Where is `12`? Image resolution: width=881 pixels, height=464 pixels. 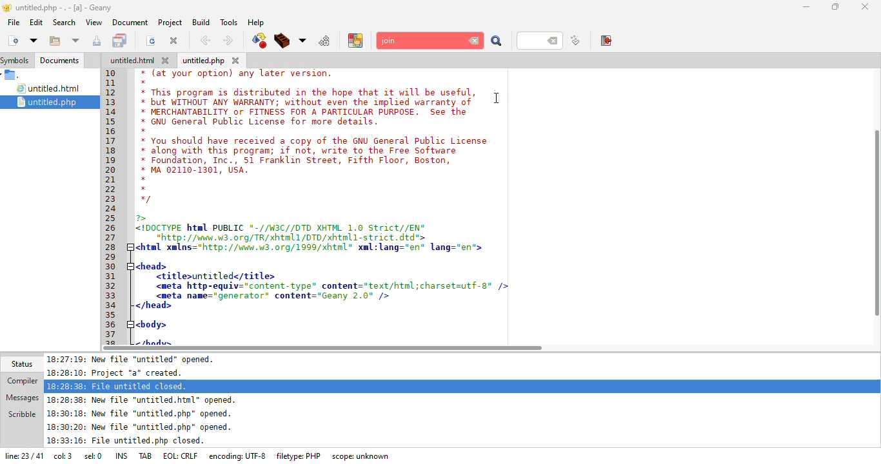 12 is located at coordinates (110, 92).